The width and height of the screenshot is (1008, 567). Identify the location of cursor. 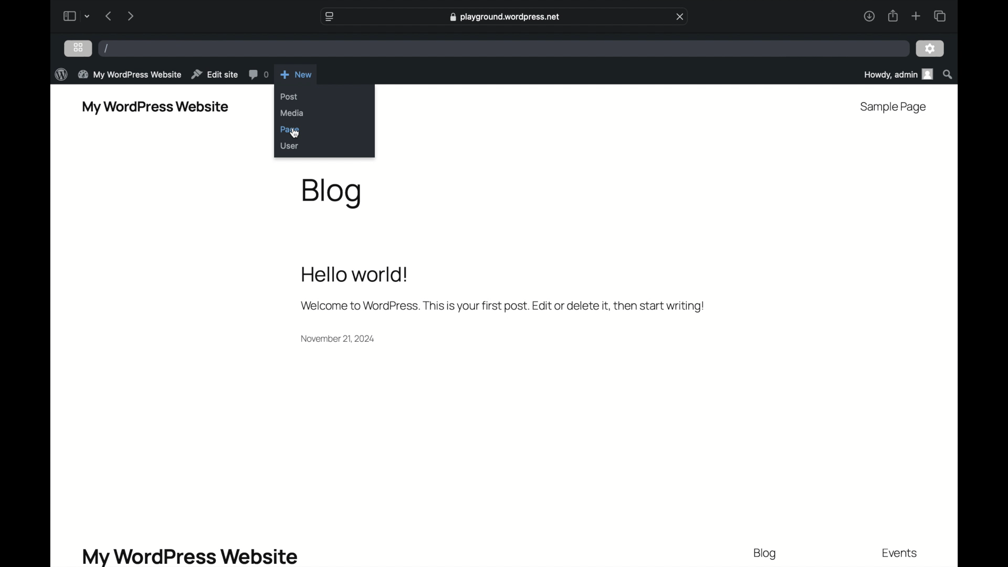
(294, 133).